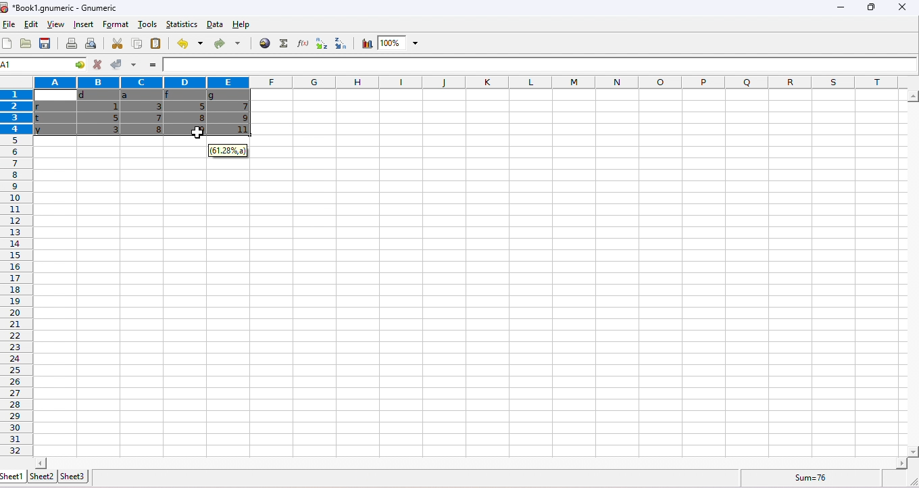 This screenshot has width=919, height=488. I want to click on function, so click(282, 43).